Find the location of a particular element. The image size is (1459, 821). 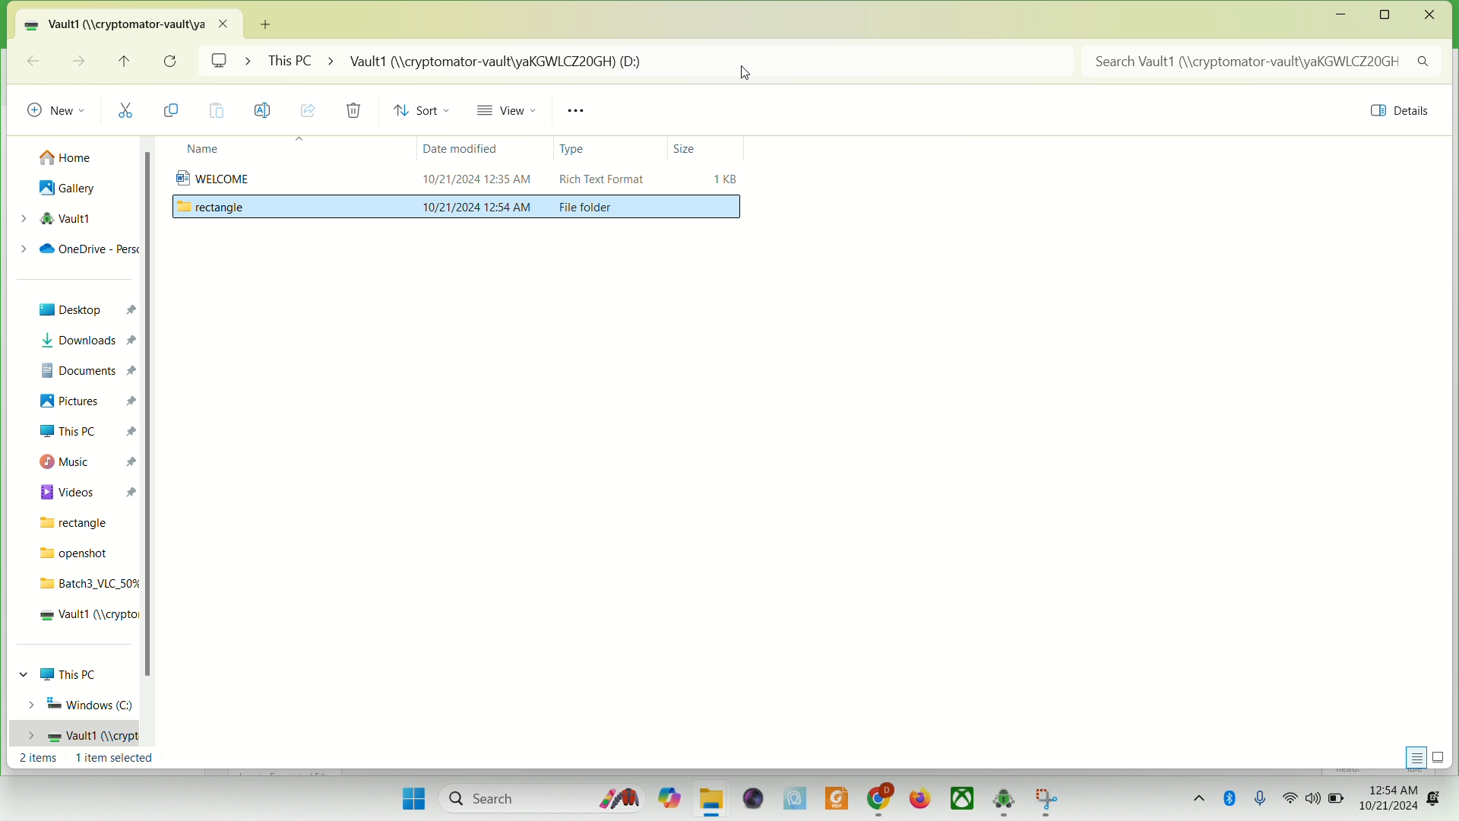

start is located at coordinates (410, 797).